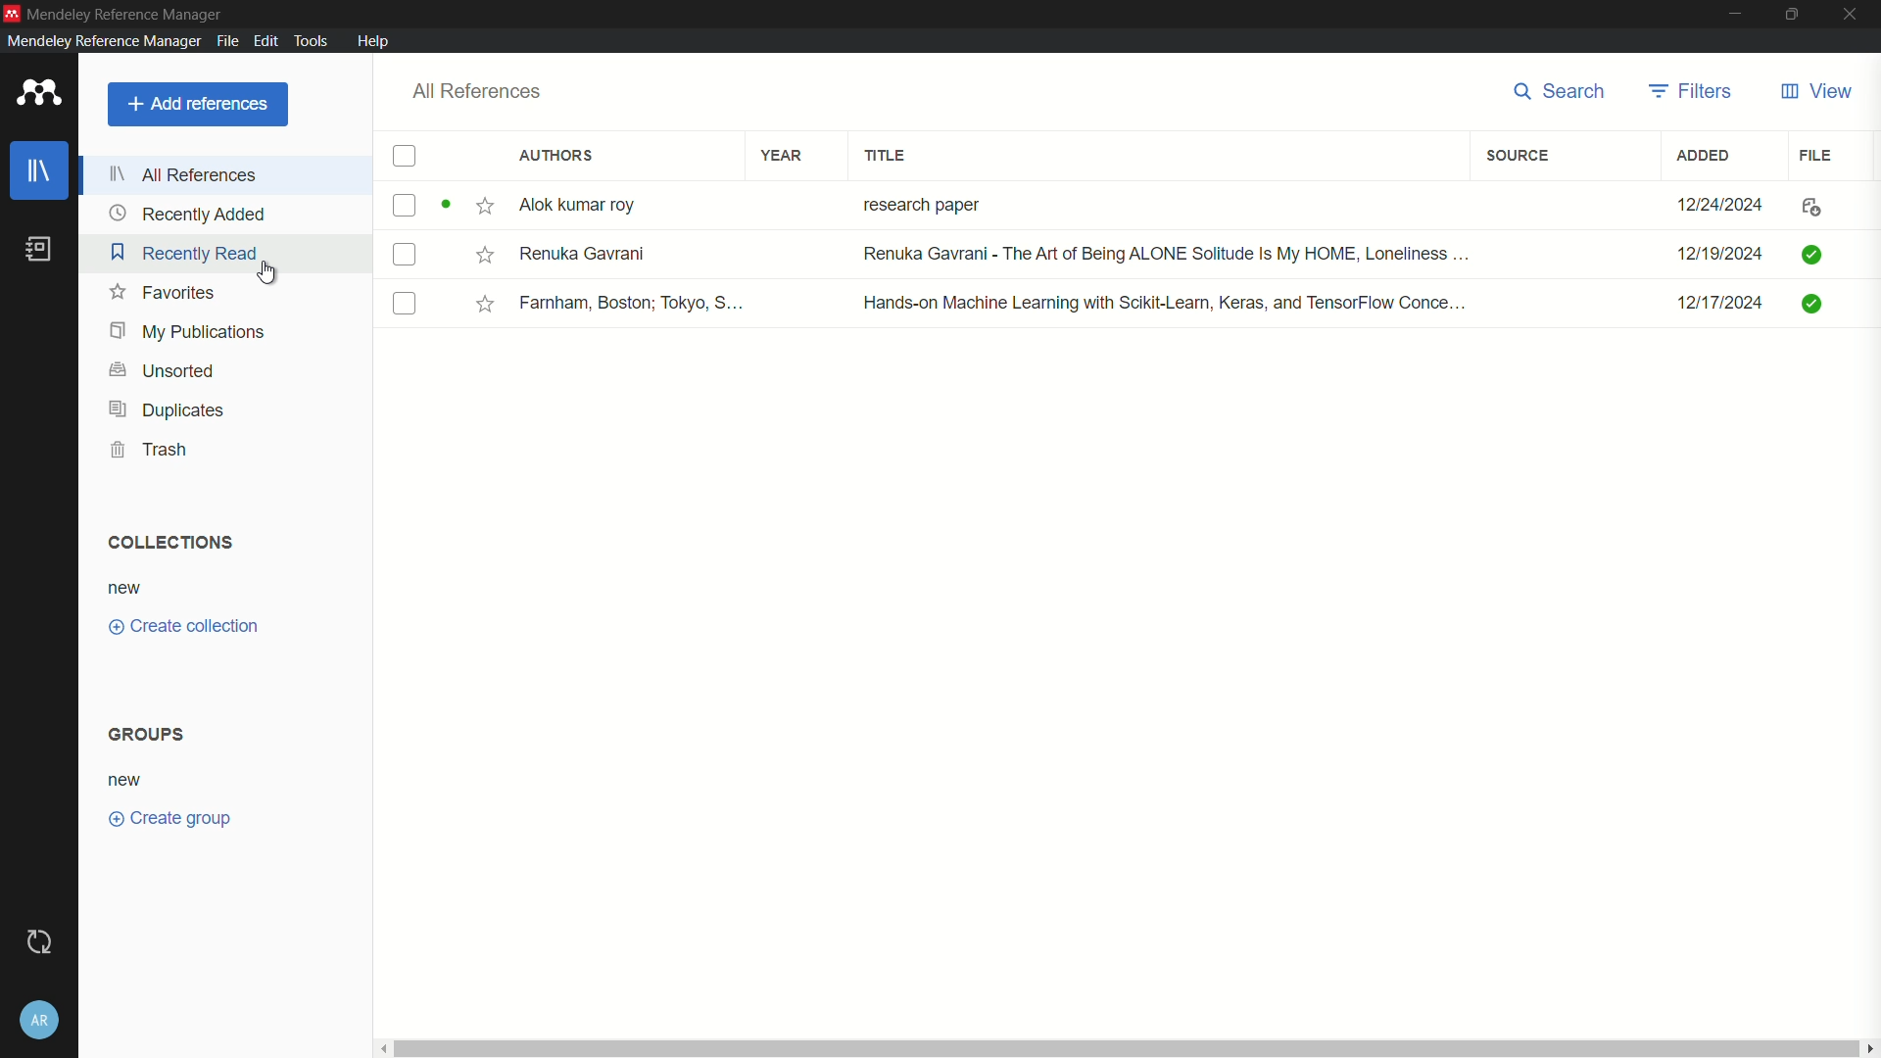 The height and width of the screenshot is (1058, 1881). I want to click on Renuka Gawani, so click(618, 255).